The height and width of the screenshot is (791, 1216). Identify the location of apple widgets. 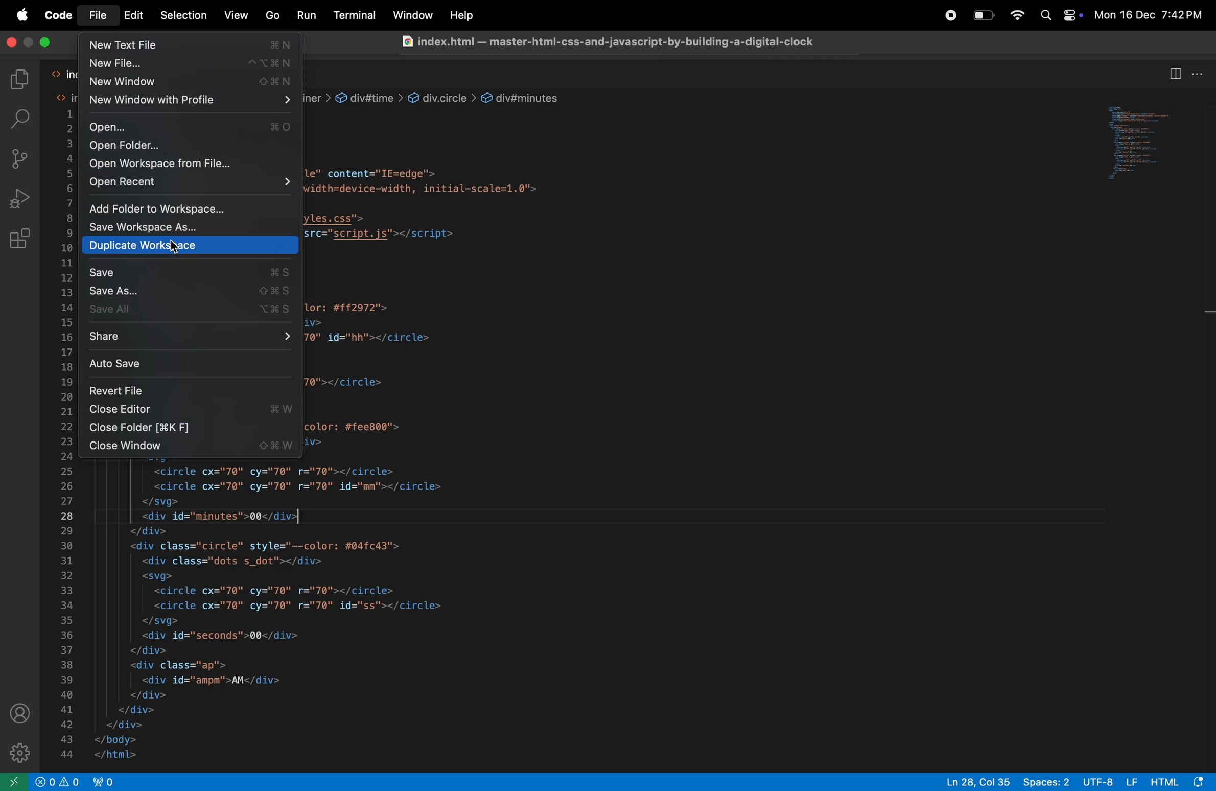
(1072, 17).